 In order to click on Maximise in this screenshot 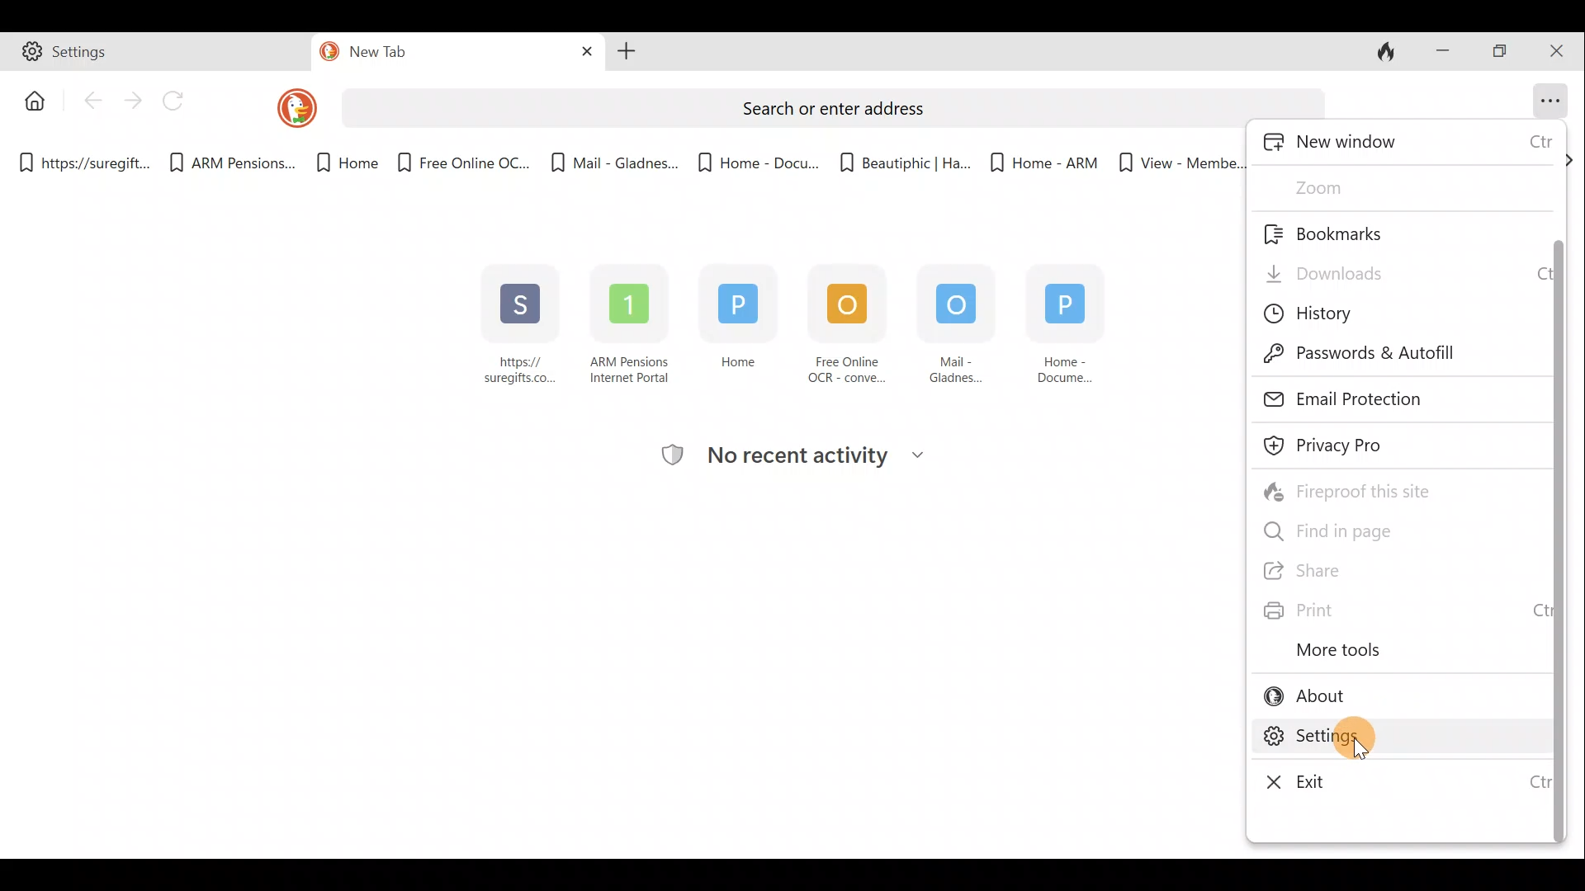, I will do `click(1498, 54)`.